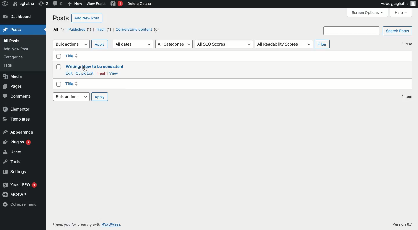 This screenshot has height=230, width=418. I want to click on 1 item, so click(407, 45).